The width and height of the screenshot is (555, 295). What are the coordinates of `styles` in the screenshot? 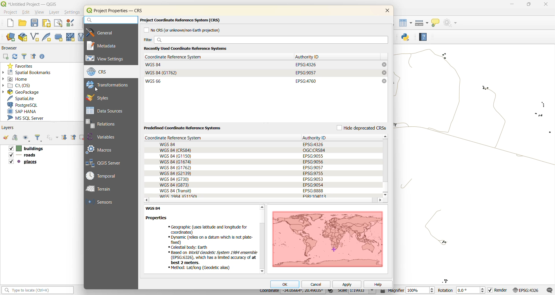 It's located at (102, 97).